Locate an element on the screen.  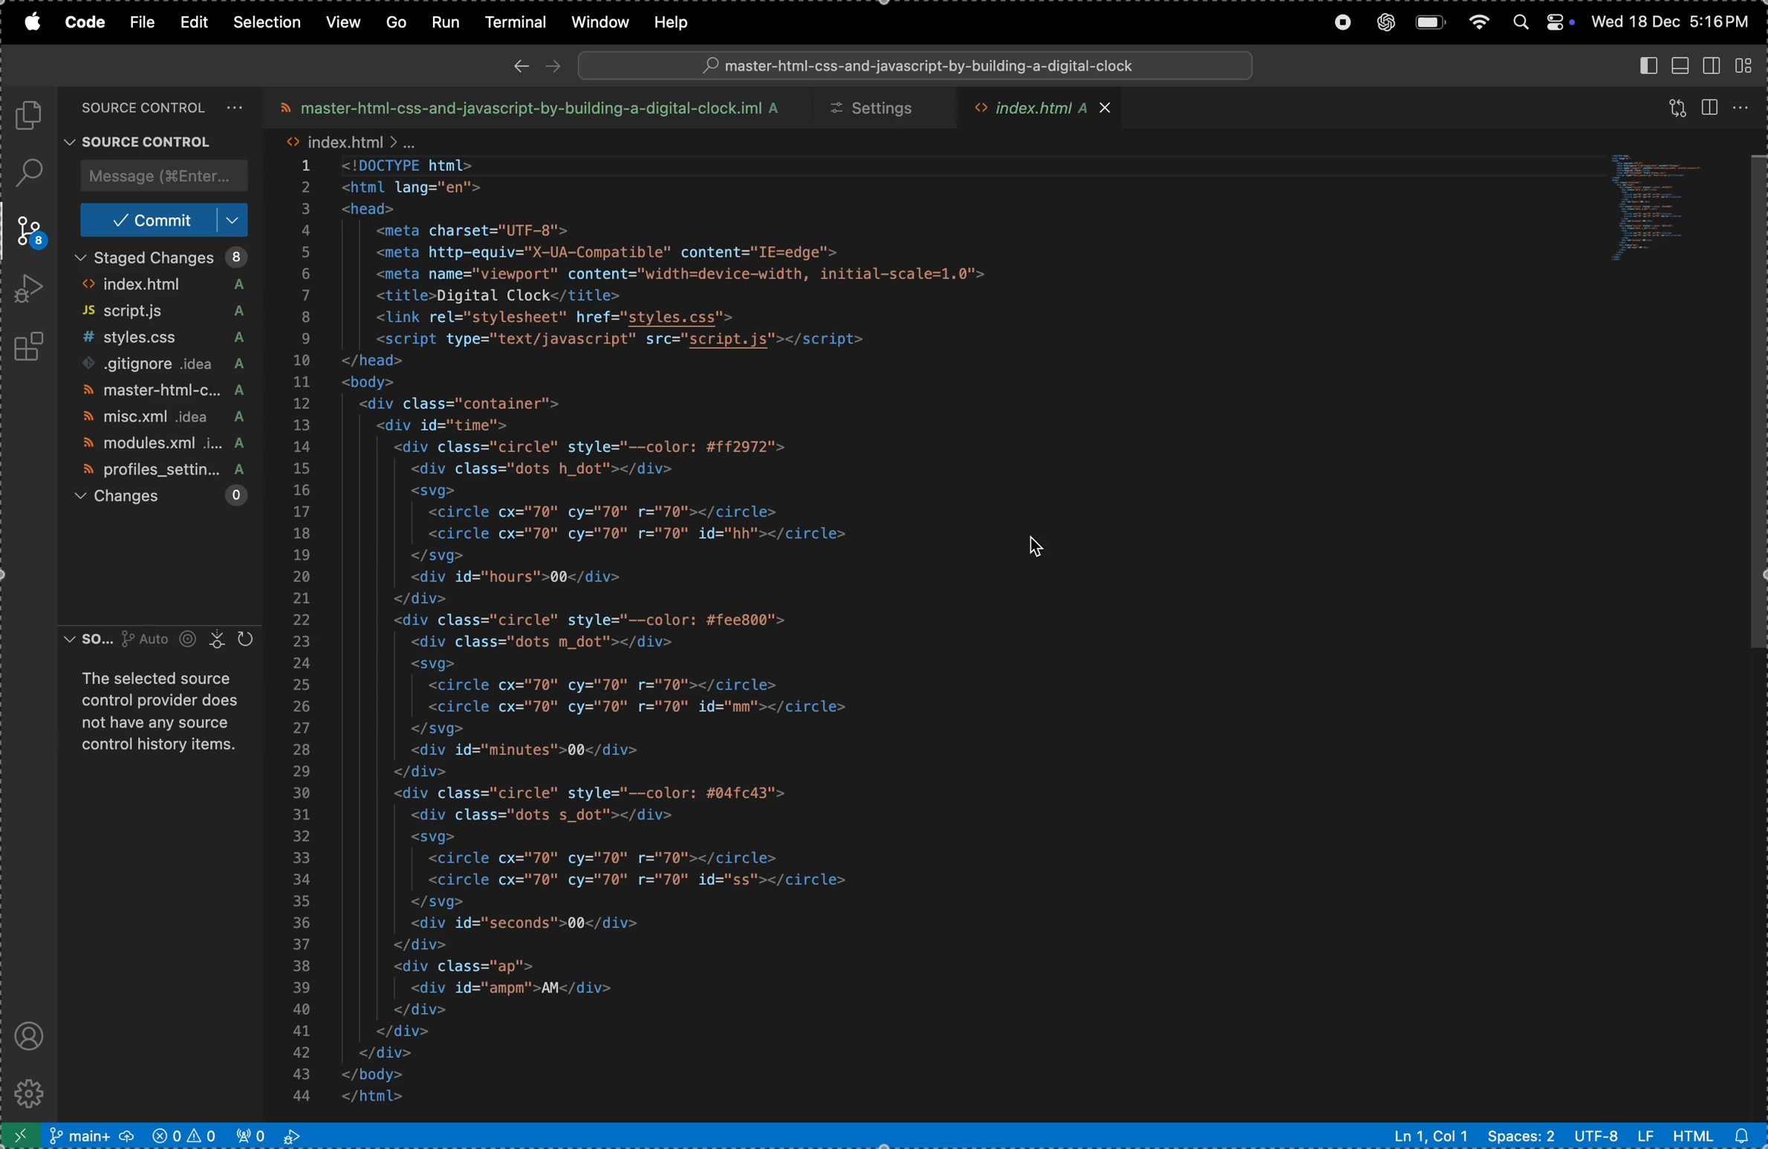
Wed 18 Dec 5:16 PM is located at coordinates (1668, 20).